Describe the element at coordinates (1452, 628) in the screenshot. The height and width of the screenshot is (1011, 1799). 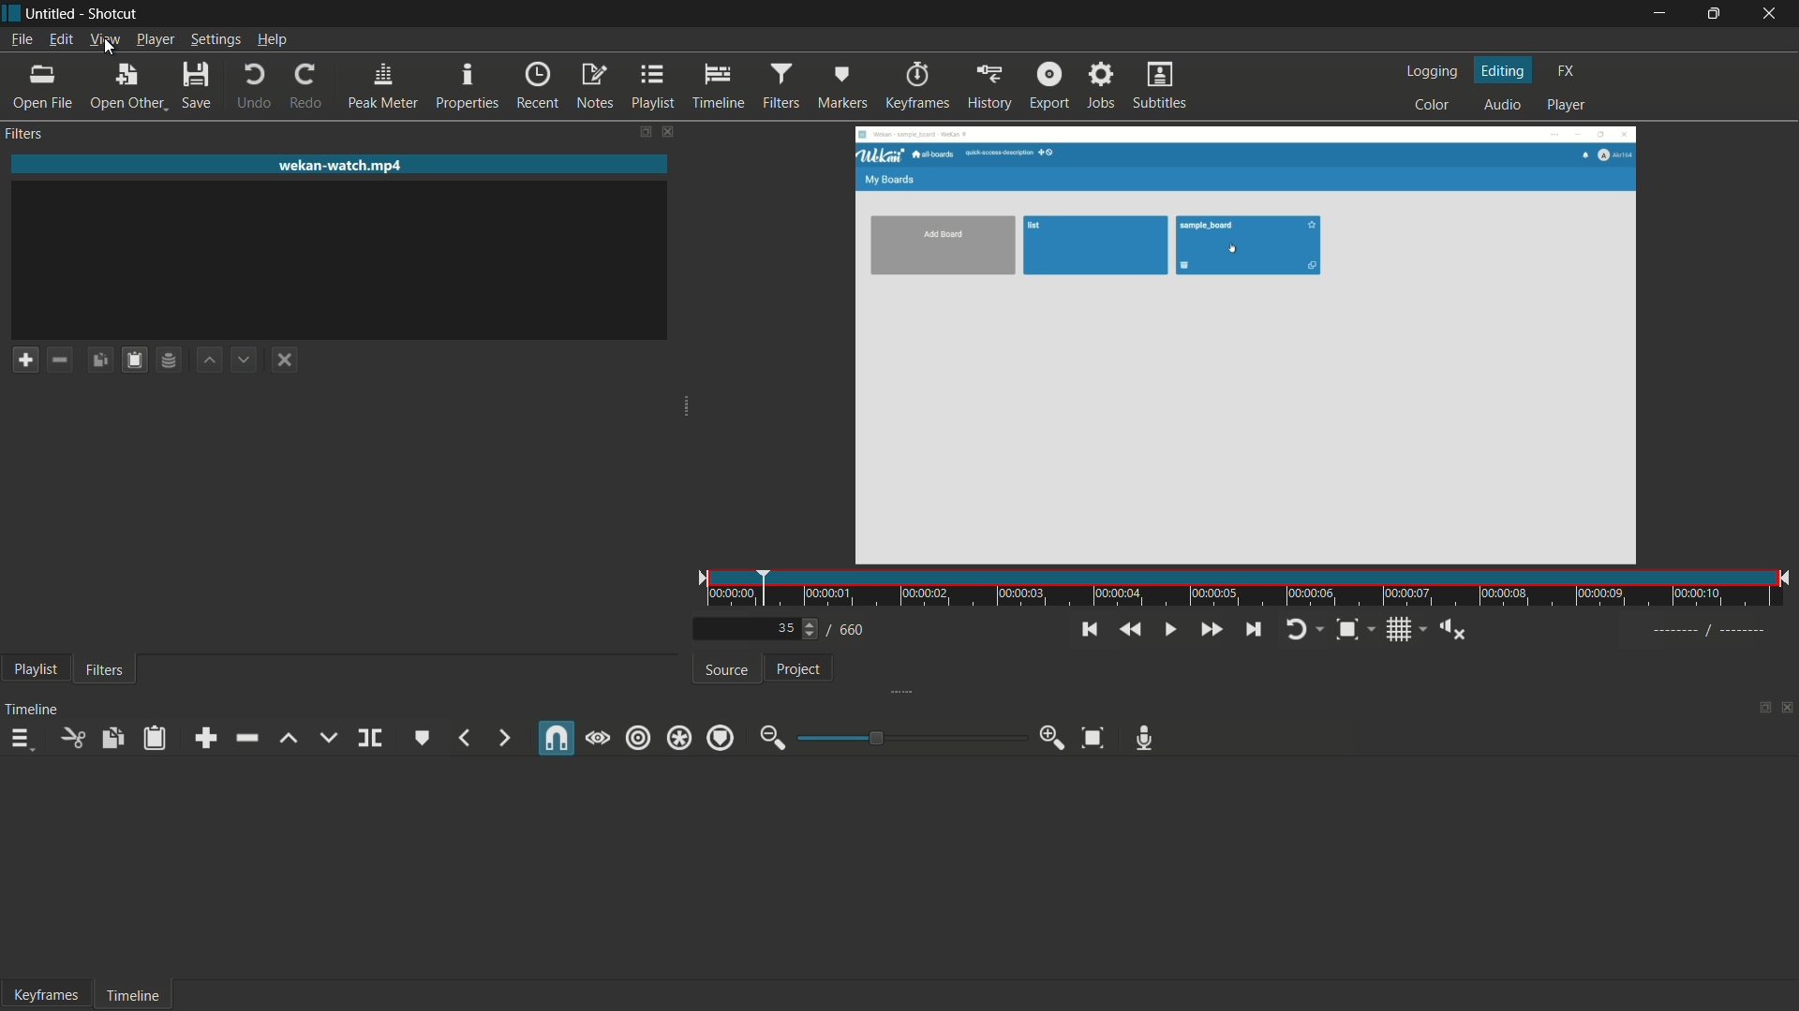
I see `show volume control` at that location.